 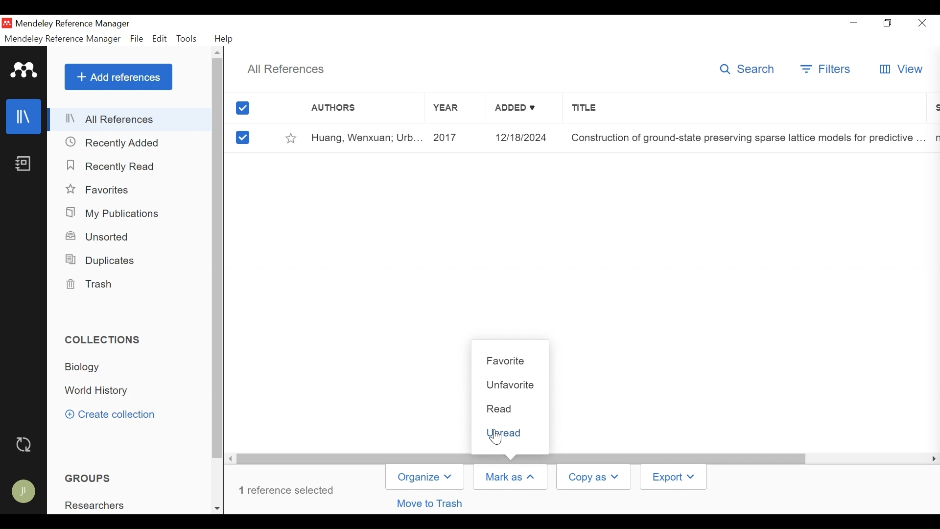 I want to click on Unsorted, so click(x=102, y=237).